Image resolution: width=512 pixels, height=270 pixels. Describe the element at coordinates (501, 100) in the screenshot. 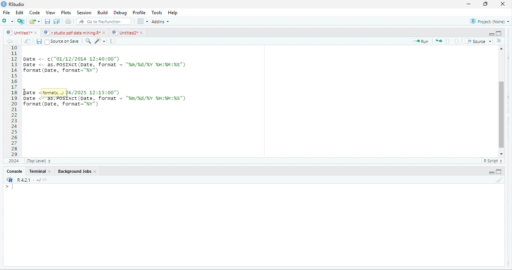

I see `vertical scroll bar` at that location.